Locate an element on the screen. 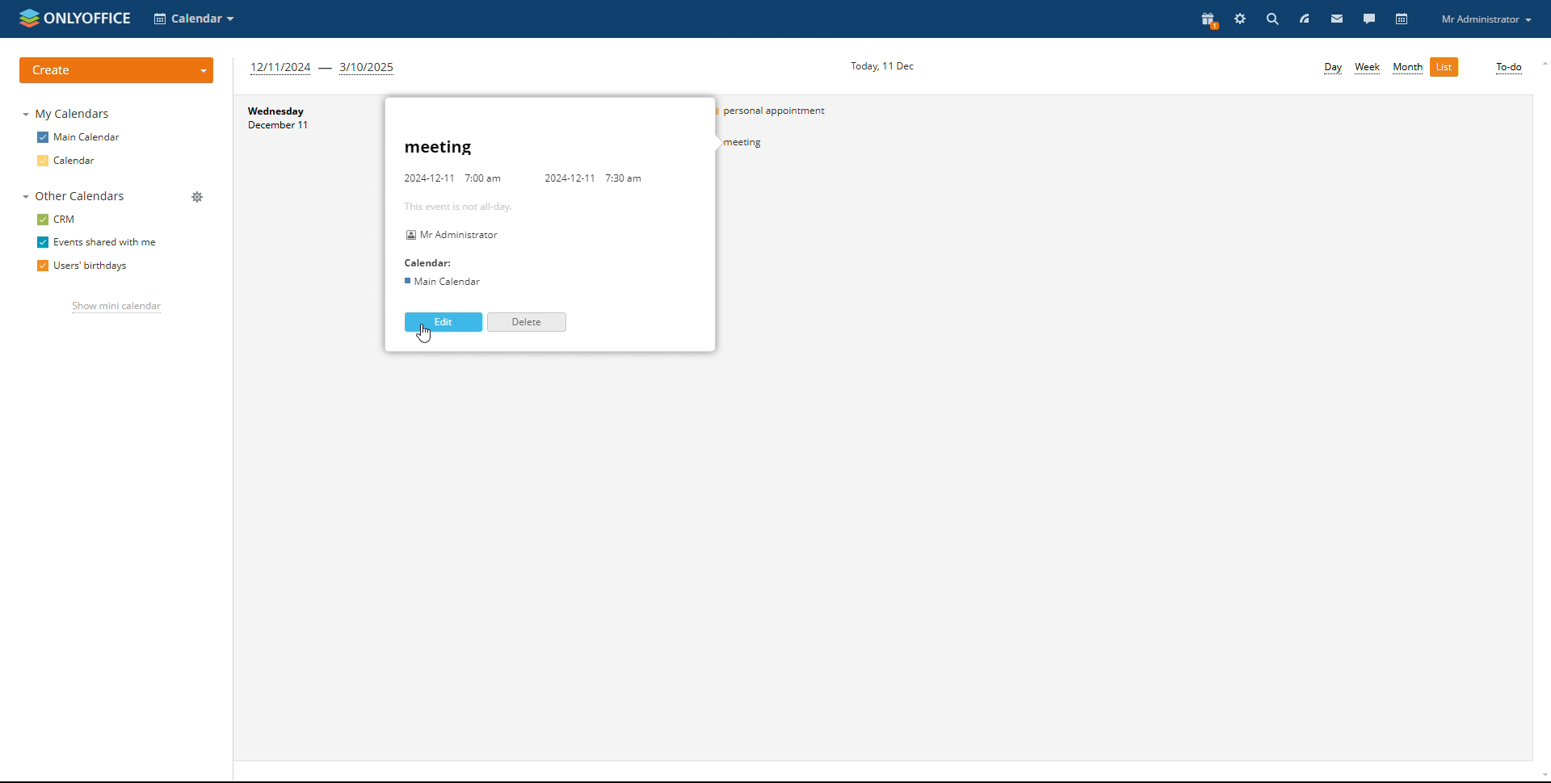  day and date is located at coordinates (301, 140).